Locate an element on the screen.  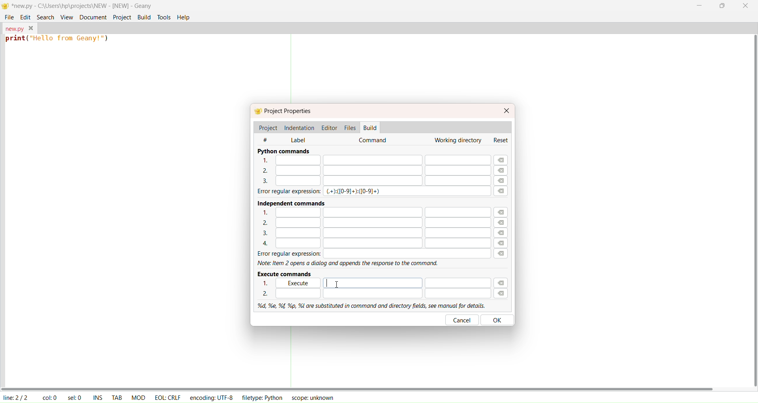
reset is located at coordinates (502, 140).